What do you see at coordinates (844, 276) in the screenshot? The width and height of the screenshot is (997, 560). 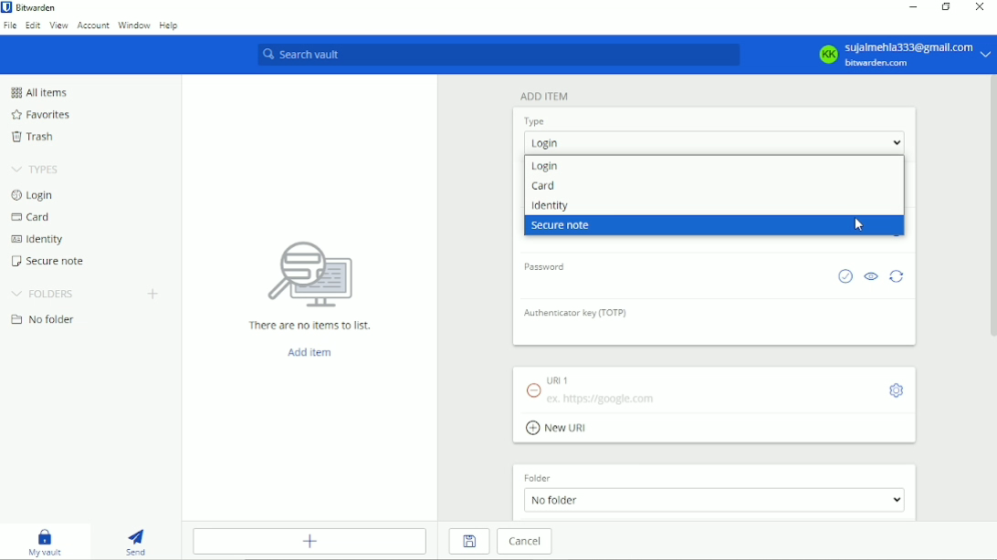 I see `Check if password has been exposed` at bounding box center [844, 276].